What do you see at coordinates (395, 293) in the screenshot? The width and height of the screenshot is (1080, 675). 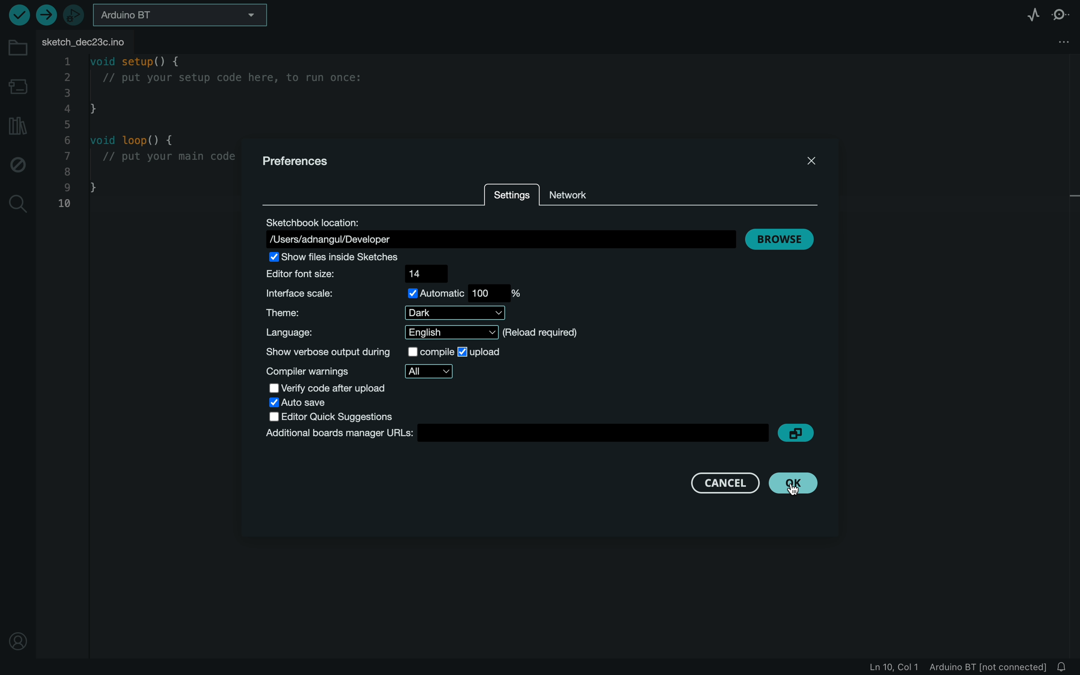 I see `scale` at bounding box center [395, 293].